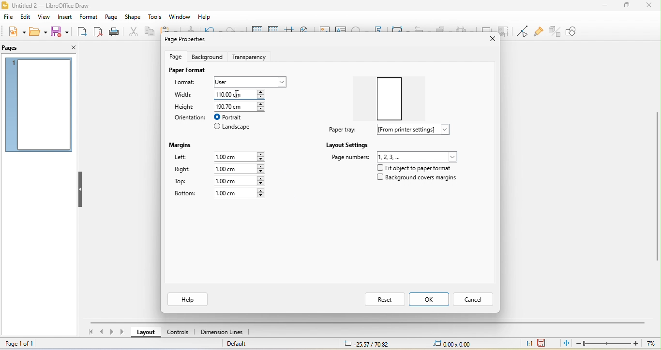 The width and height of the screenshot is (661, 350). What do you see at coordinates (341, 130) in the screenshot?
I see `paper tray` at bounding box center [341, 130].